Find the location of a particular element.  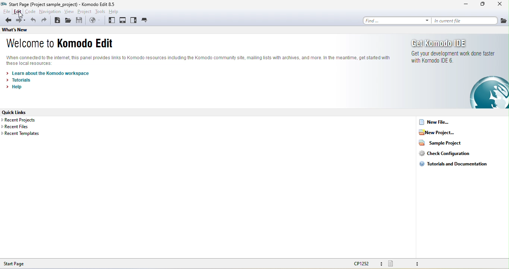

bottom pane is located at coordinates (123, 20).